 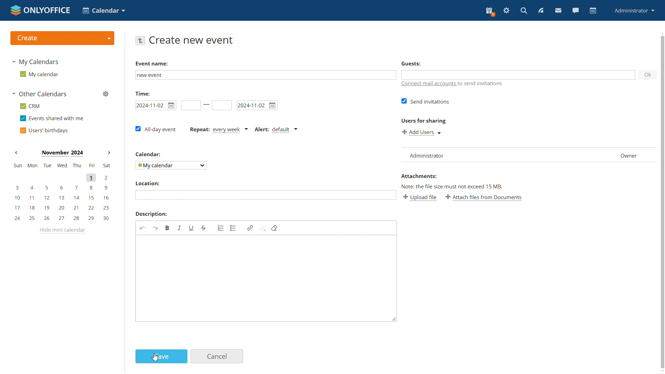 I want to click on connect mail accounts, so click(x=452, y=84).